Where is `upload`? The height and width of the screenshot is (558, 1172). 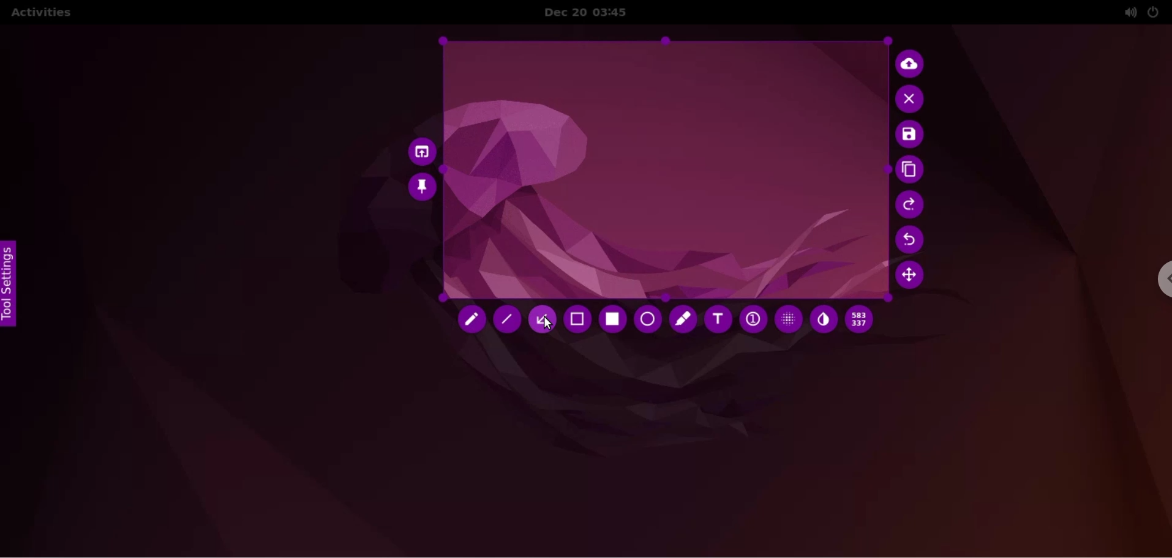
upload is located at coordinates (913, 62).